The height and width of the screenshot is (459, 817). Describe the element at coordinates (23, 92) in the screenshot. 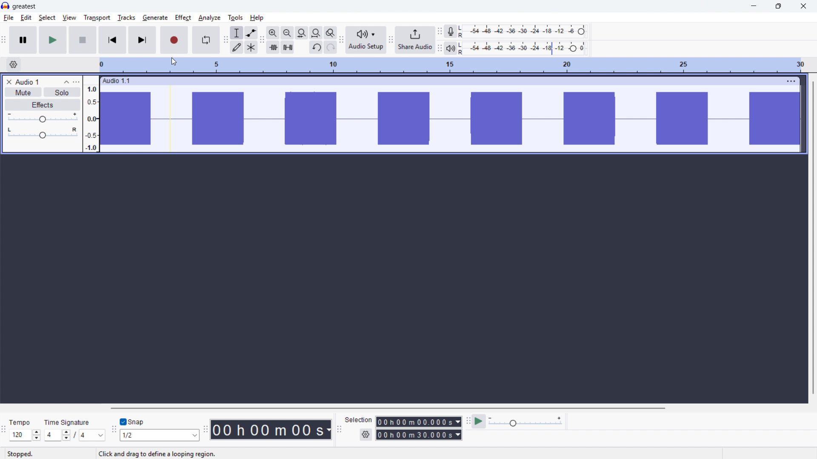

I see `mute ` at that location.